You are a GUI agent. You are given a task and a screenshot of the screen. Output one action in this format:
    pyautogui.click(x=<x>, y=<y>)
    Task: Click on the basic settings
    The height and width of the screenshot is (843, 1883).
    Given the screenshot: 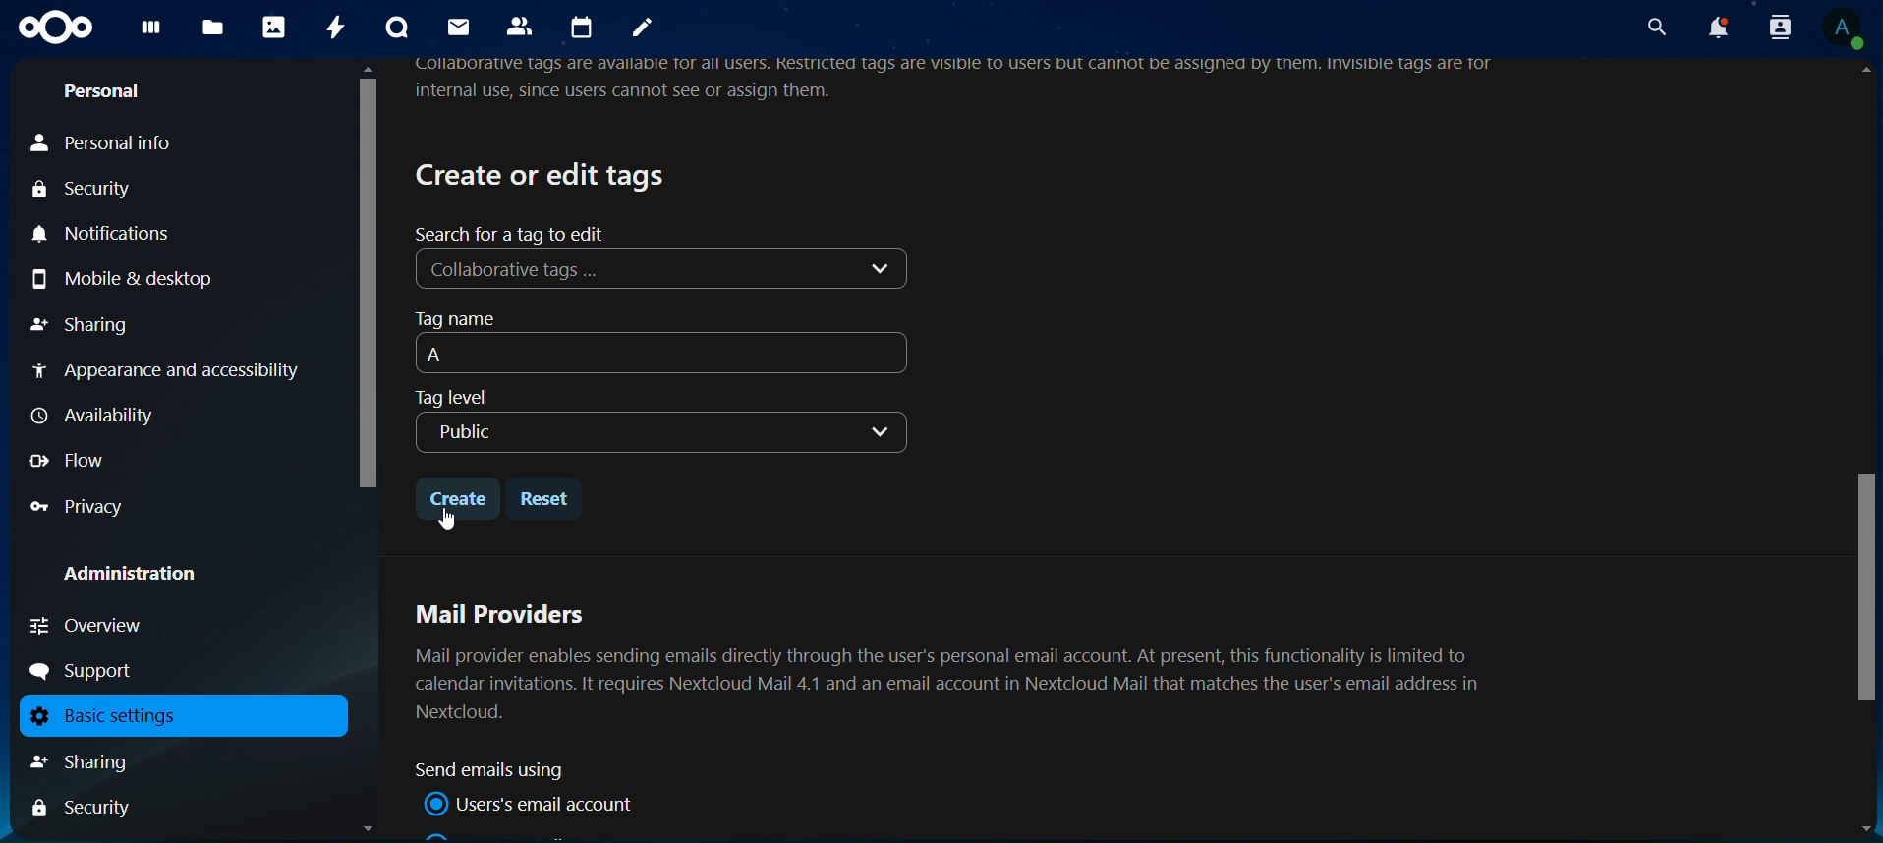 What is the action you would take?
    pyautogui.click(x=175, y=716)
    